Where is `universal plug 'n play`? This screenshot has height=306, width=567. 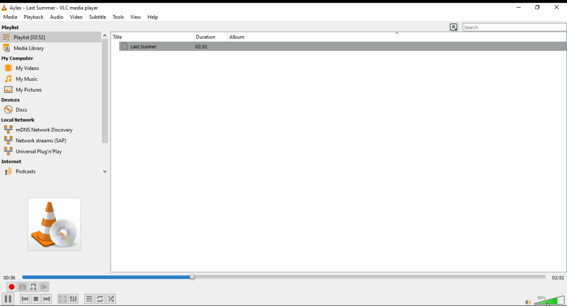
universal plug 'n play is located at coordinates (37, 152).